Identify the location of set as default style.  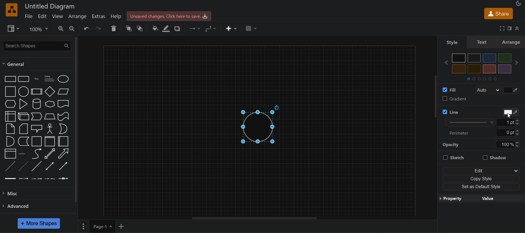
(482, 187).